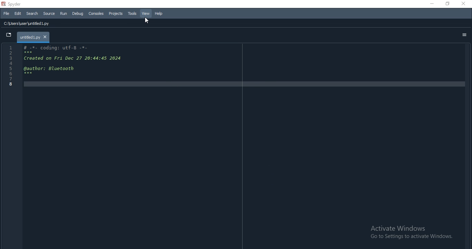 The height and width of the screenshot is (249, 472). Describe the element at coordinates (464, 35) in the screenshot. I see `options` at that location.